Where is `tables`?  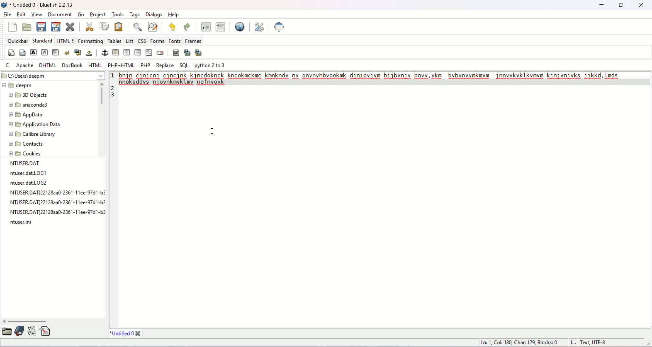
tables is located at coordinates (116, 40).